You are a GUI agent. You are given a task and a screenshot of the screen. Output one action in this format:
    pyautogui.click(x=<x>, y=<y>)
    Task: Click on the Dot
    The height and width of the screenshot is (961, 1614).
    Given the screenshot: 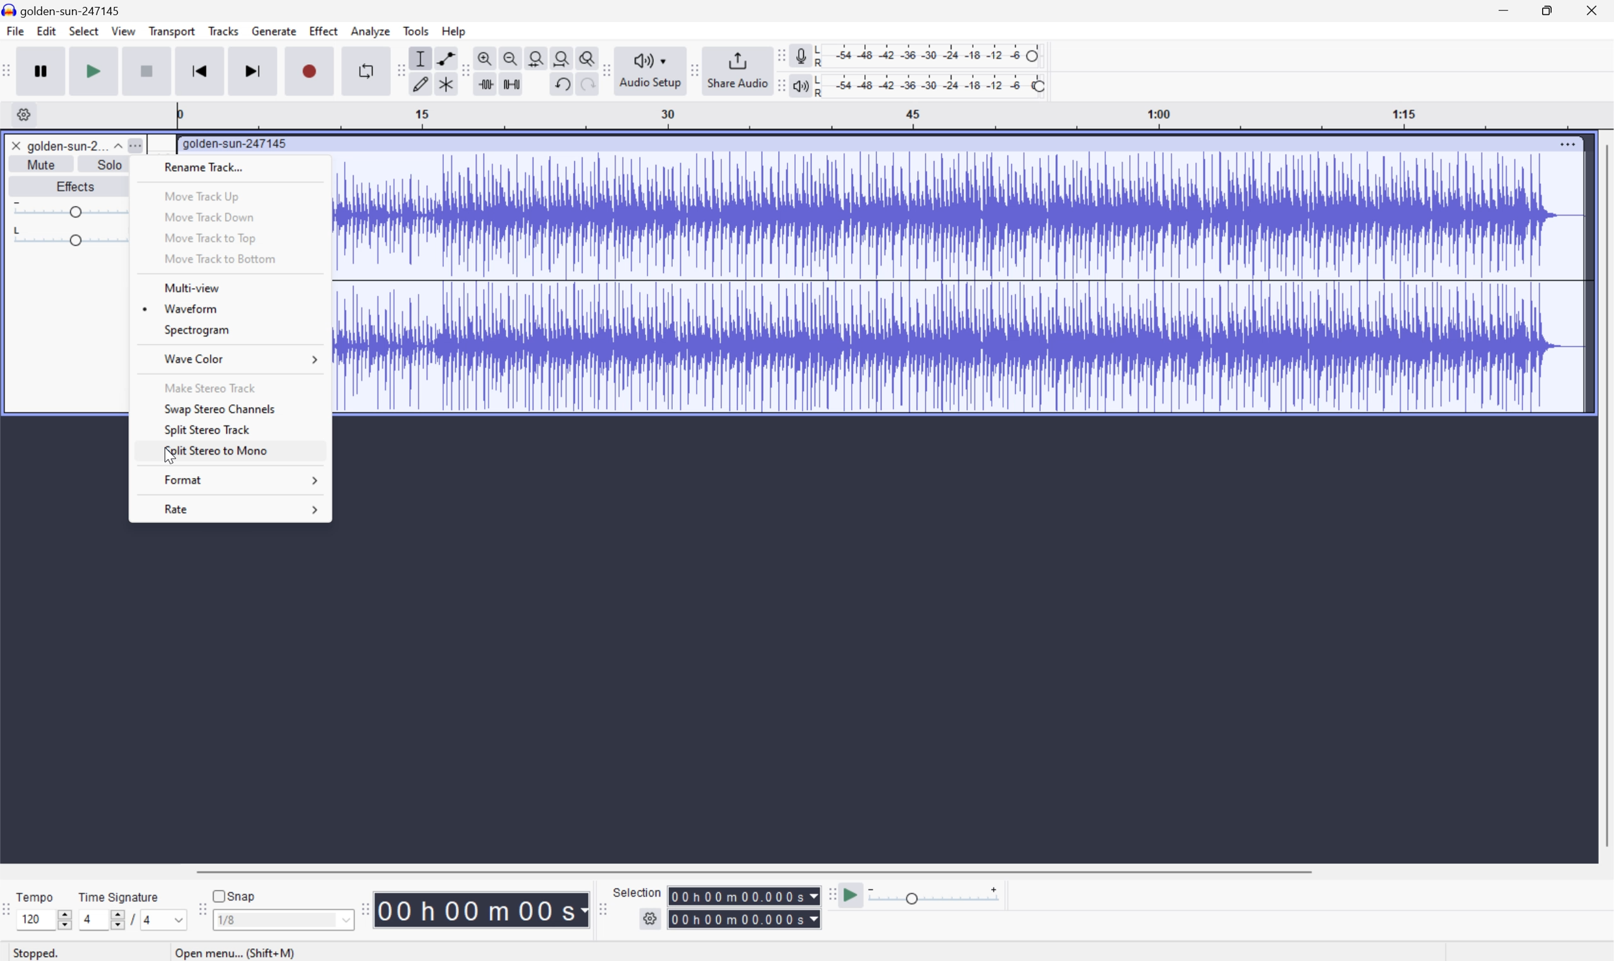 What is the action you would take?
    pyautogui.click(x=145, y=310)
    